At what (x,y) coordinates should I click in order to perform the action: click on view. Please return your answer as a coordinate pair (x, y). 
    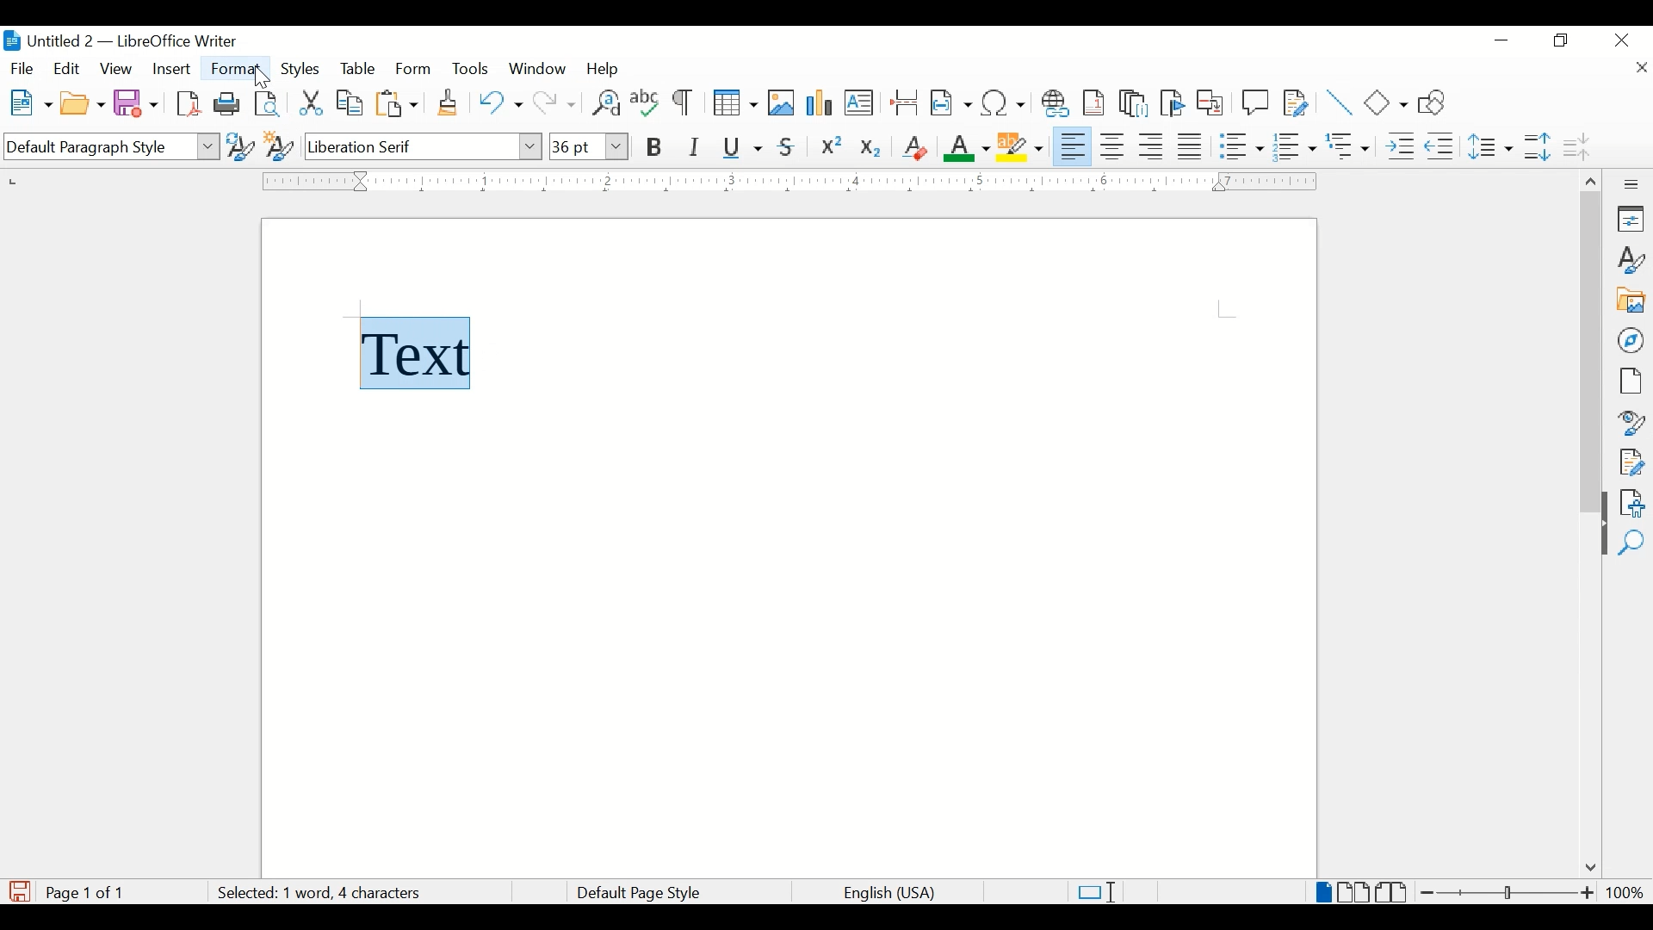
    Looking at the image, I should click on (118, 69).